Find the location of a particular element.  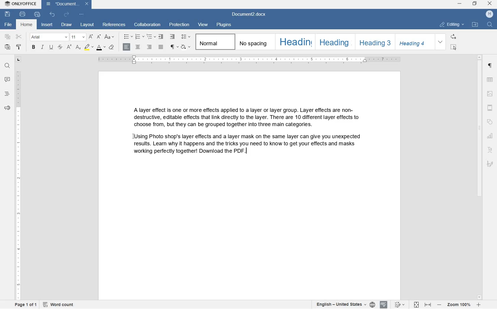

DECREMENT FONT SIZE is located at coordinates (99, 36).